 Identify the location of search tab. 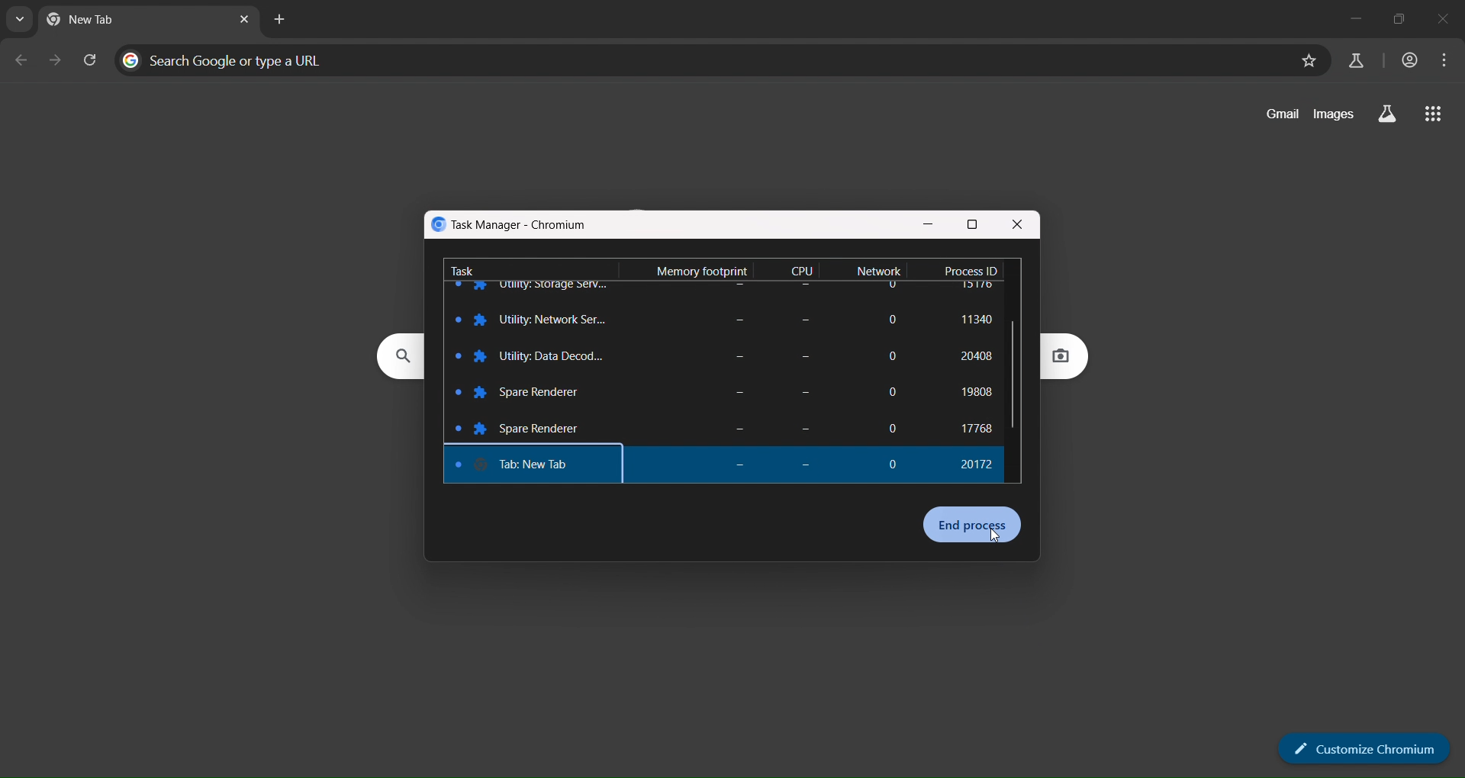
(21, 22).